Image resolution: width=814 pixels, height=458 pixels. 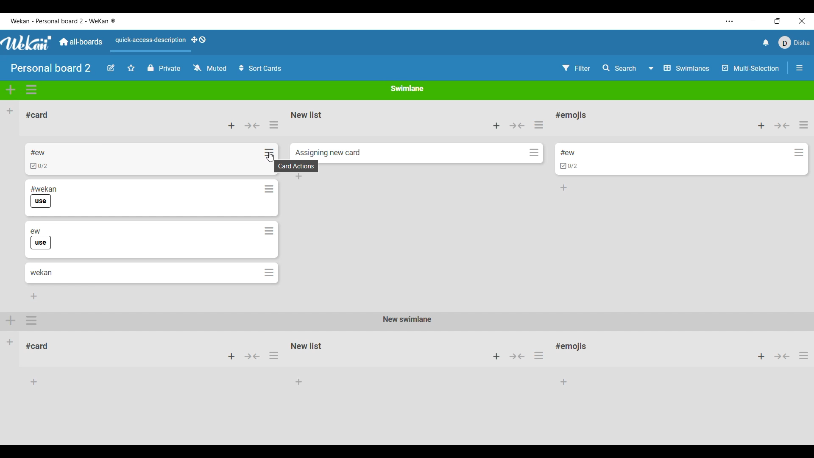 What do you see at coordinates (730, 21) in the screenshot?
I see `More settings` at bounding box center [730, 21].